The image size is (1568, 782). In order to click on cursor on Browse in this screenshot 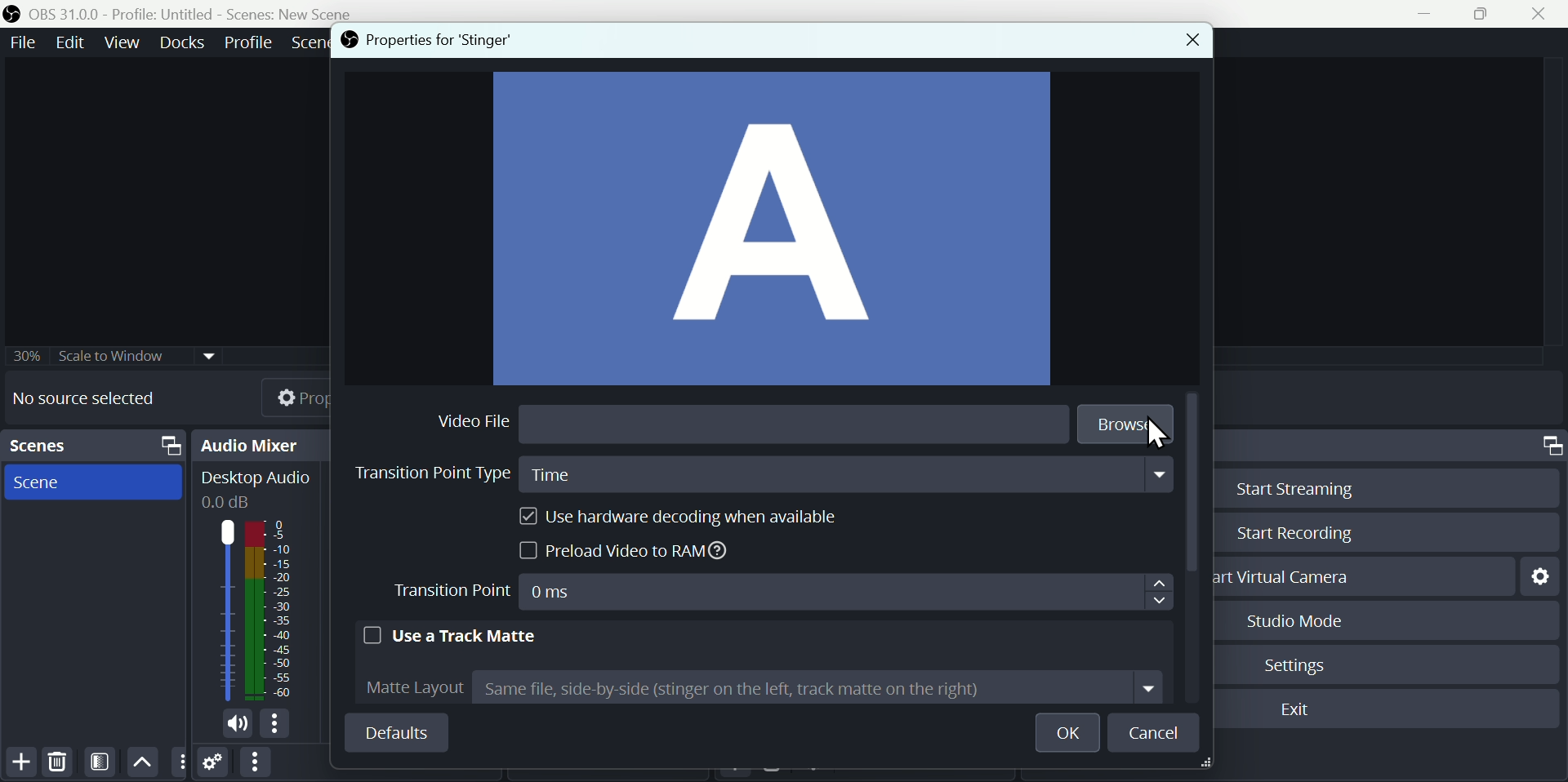, I will do `click(1160, 434)`.